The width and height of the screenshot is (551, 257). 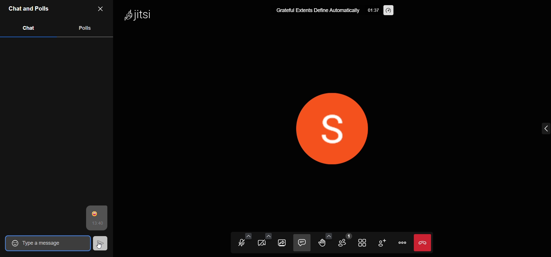 I want to click on chat, so click(x=302, y=243).